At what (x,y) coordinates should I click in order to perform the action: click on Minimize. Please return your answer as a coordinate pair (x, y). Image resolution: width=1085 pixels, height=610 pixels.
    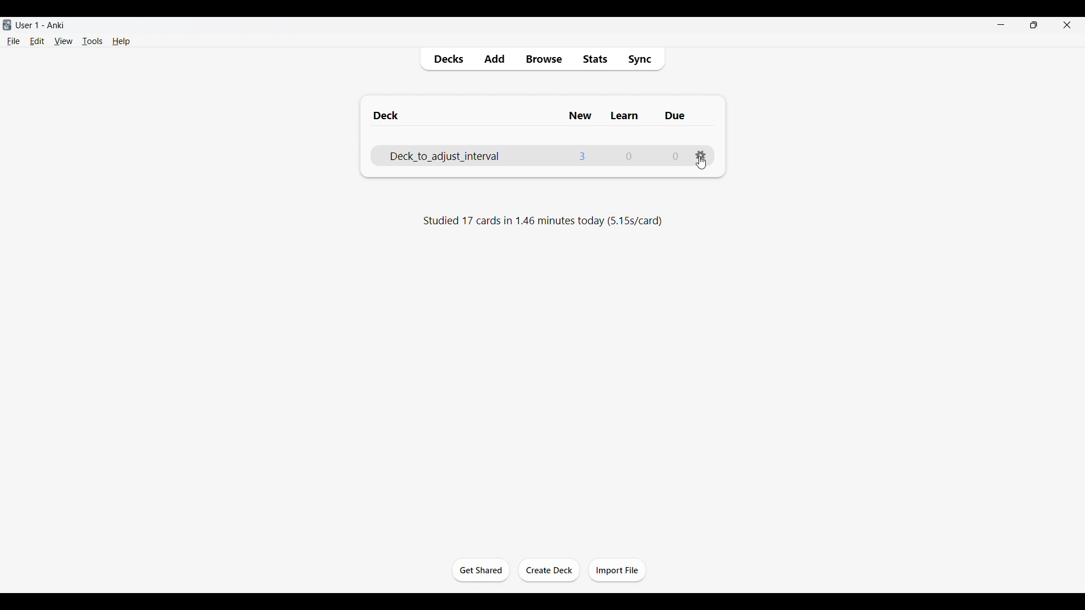
    Looking at the image, I should click on (1001, 25).